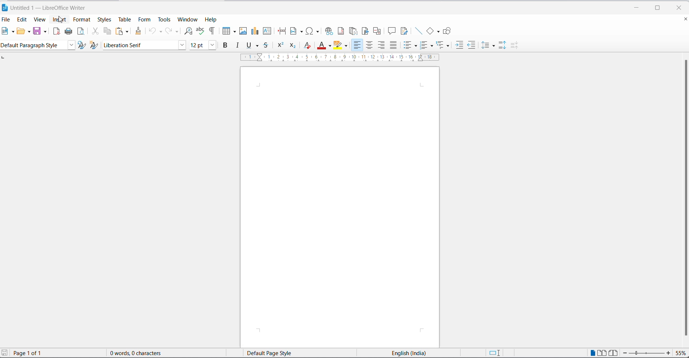 This screenshot has height=358, width=689. Describe the element at coordinates (685, 19) in the screenshot. I see `close document` at that location.